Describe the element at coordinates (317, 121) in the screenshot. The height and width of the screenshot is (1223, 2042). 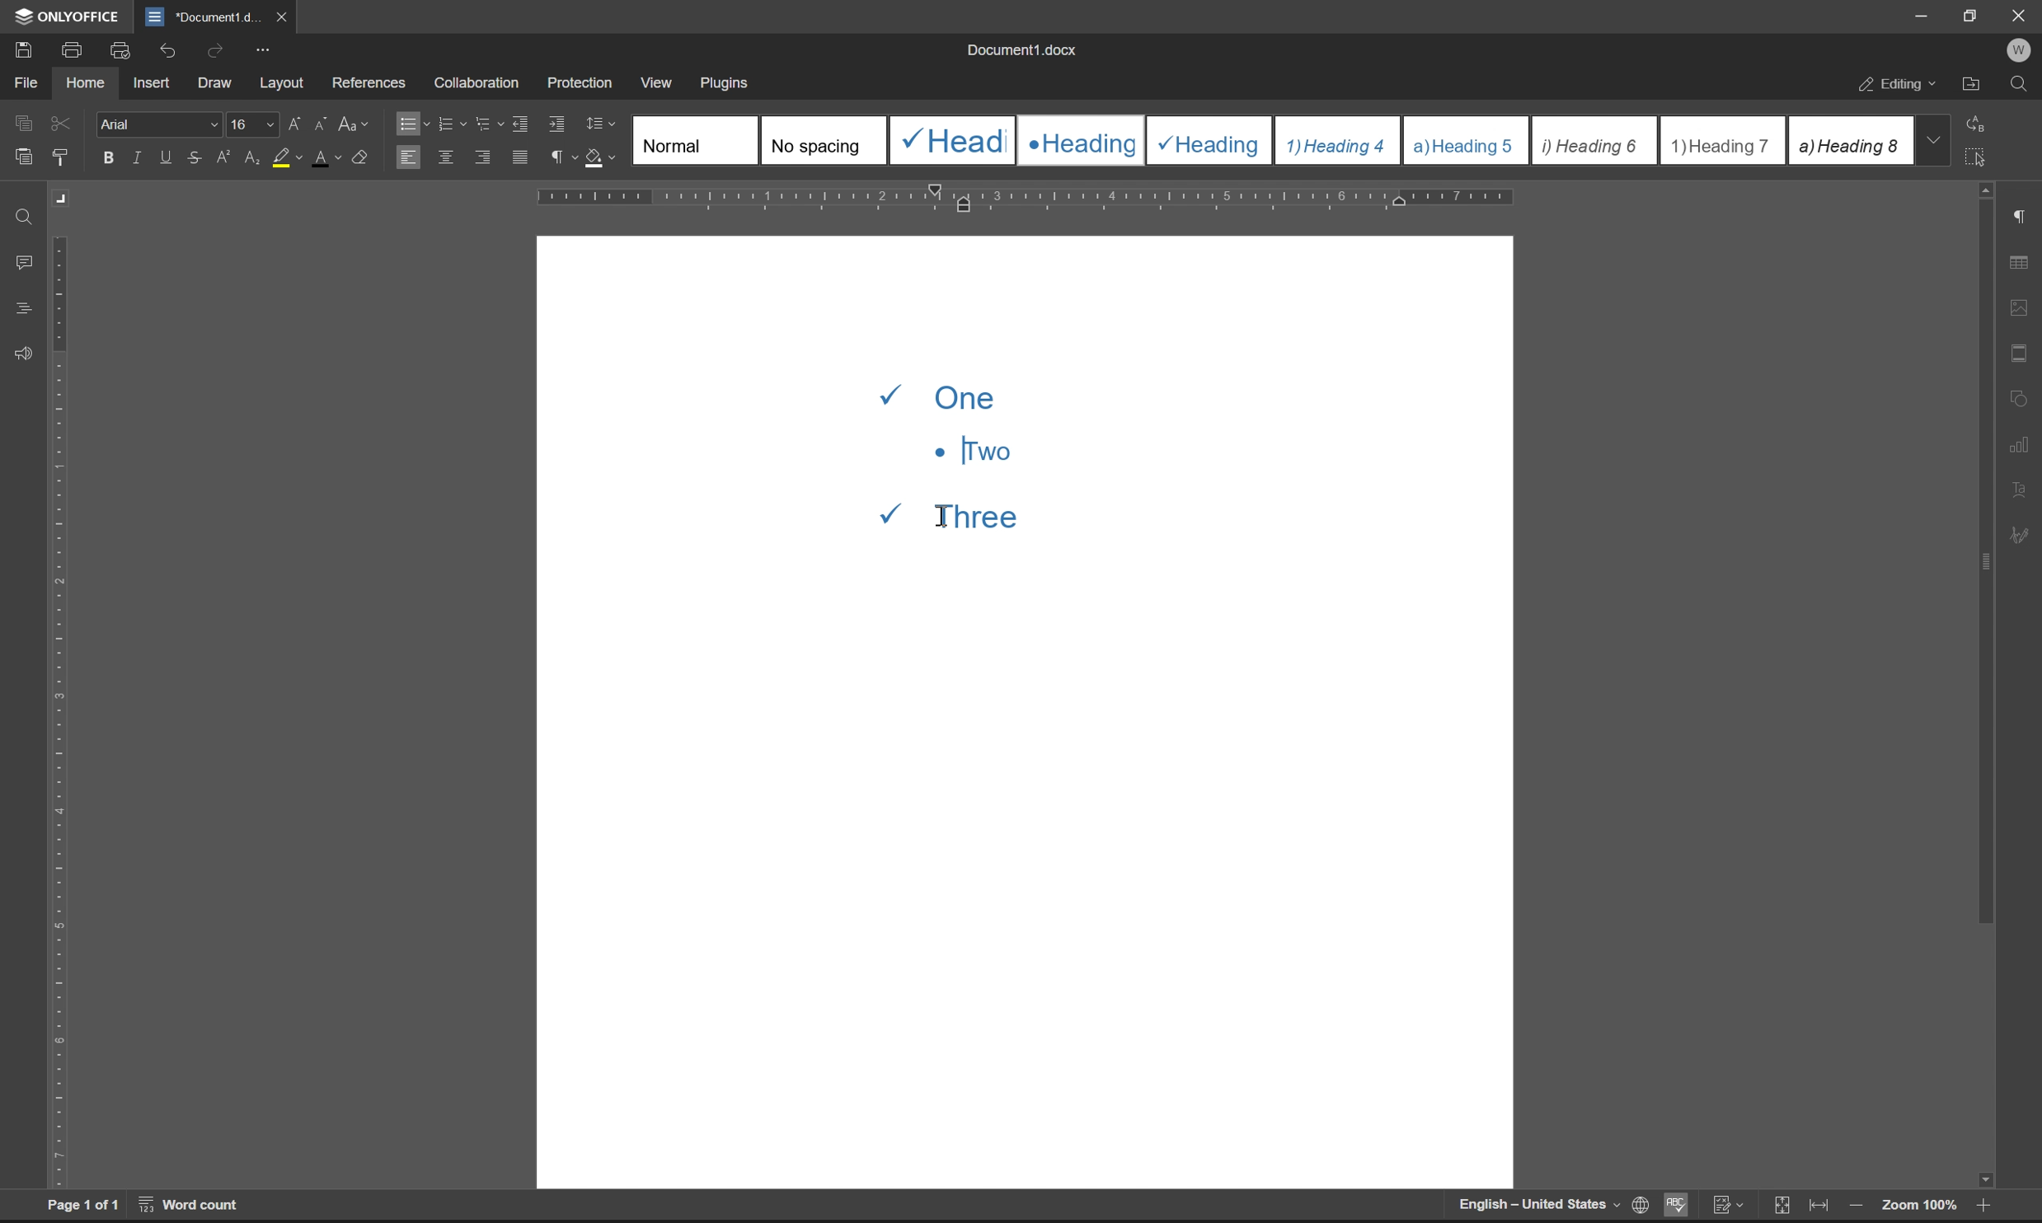
I see `decrement font case` at that location.